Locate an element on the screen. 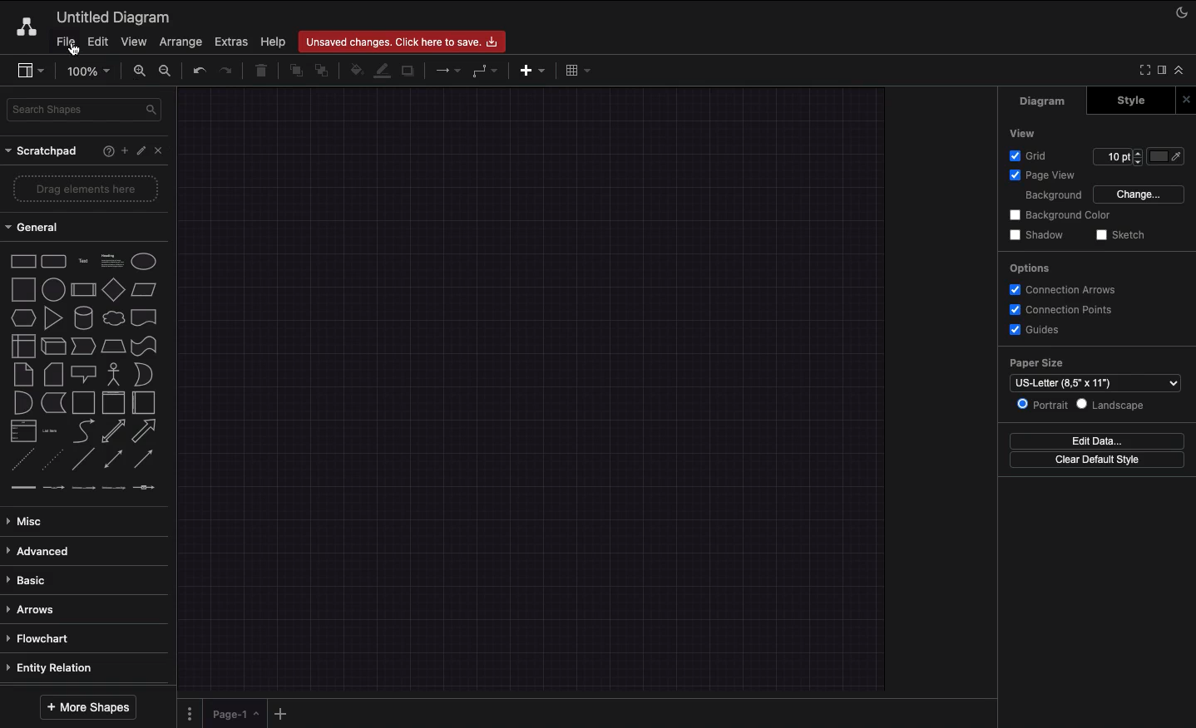 The width and height of the screenshot is (1196, 728). More shapes is located at coordinates (86, 707).